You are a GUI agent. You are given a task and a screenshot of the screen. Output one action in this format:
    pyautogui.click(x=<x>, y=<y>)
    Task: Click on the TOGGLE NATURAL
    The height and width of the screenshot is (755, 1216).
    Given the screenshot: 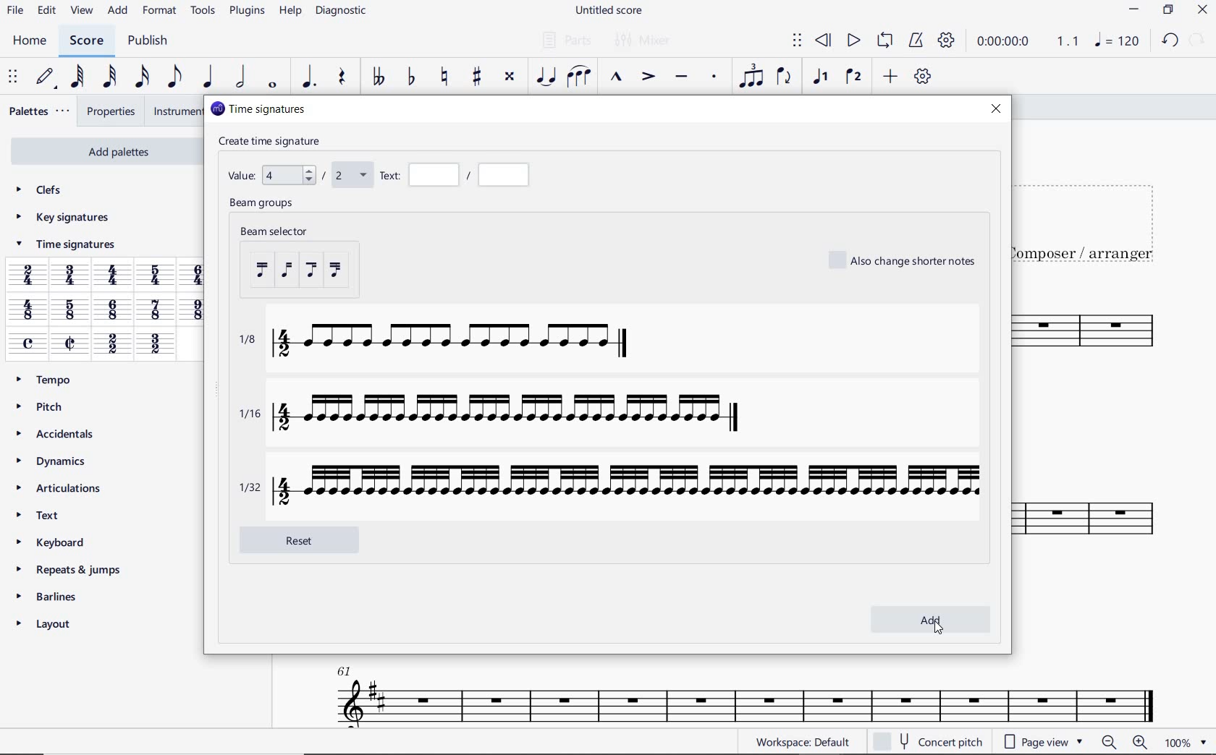 What is the action you would take?
    pyautogui.click(x=447, y=77)
    